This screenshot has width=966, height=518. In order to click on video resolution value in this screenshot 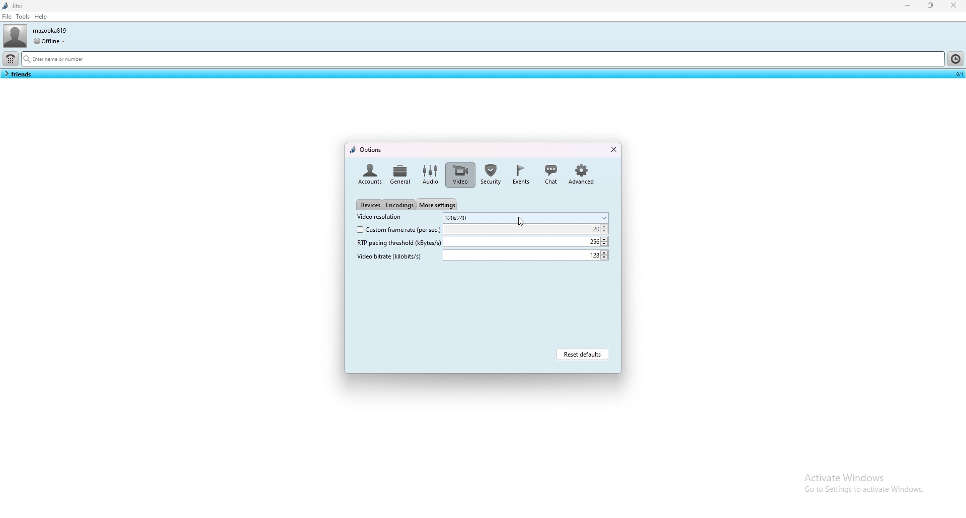, I will do `click(526, 217)`.